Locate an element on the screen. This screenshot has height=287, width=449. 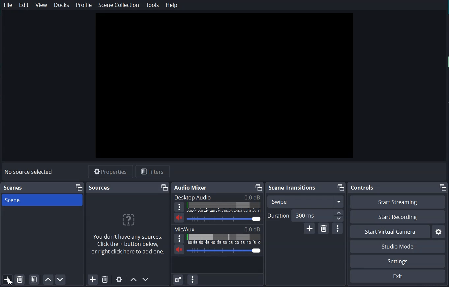
Volume Adjuster is located at coordinates (225, 250).